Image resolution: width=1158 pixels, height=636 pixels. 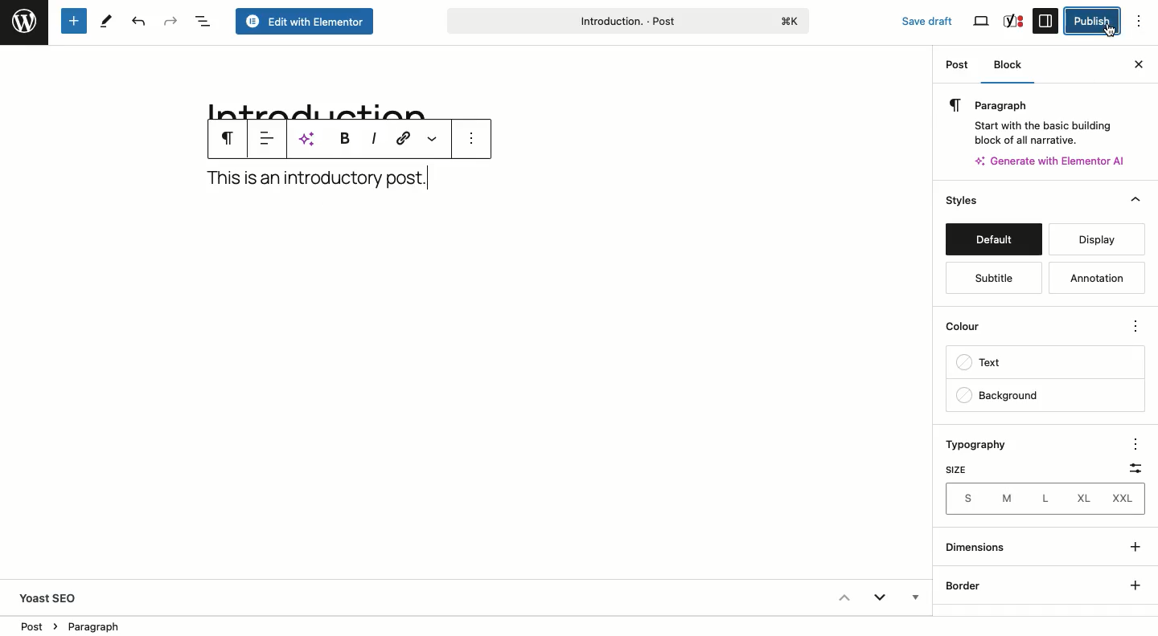 What do you see at coordinates (1044, 499) in the screenshot?
I see `Sizes` at bounding box center [1044, 499].